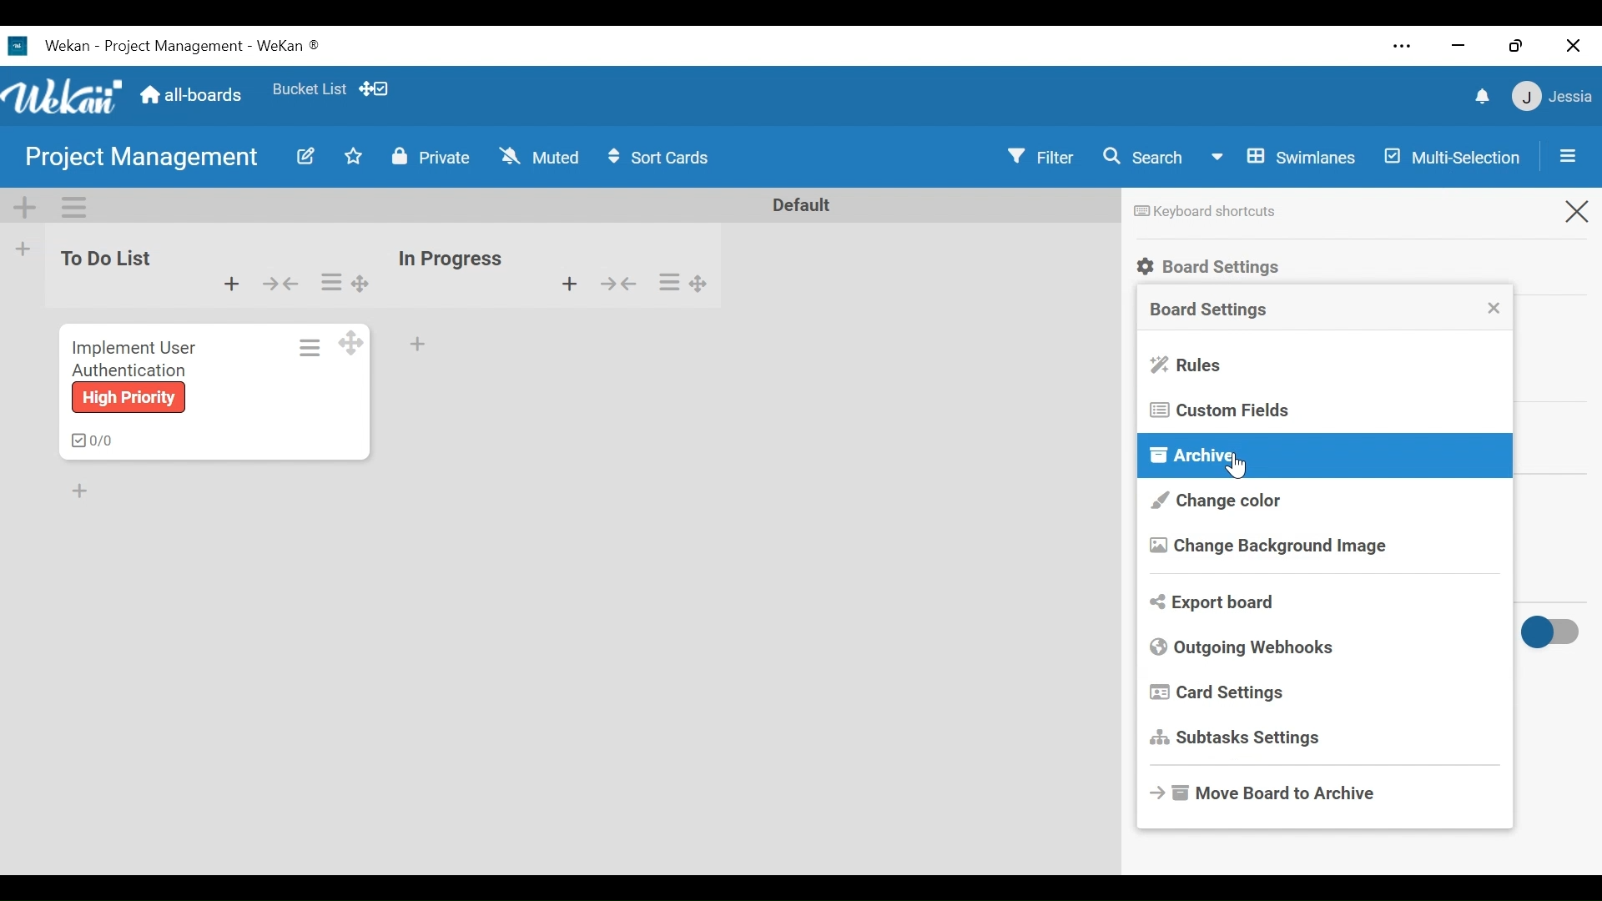 This screenshot has height=901, width=1602. Describe the element at coordinates (146, 158) in the screenshot. I see `Board Name` at that location.